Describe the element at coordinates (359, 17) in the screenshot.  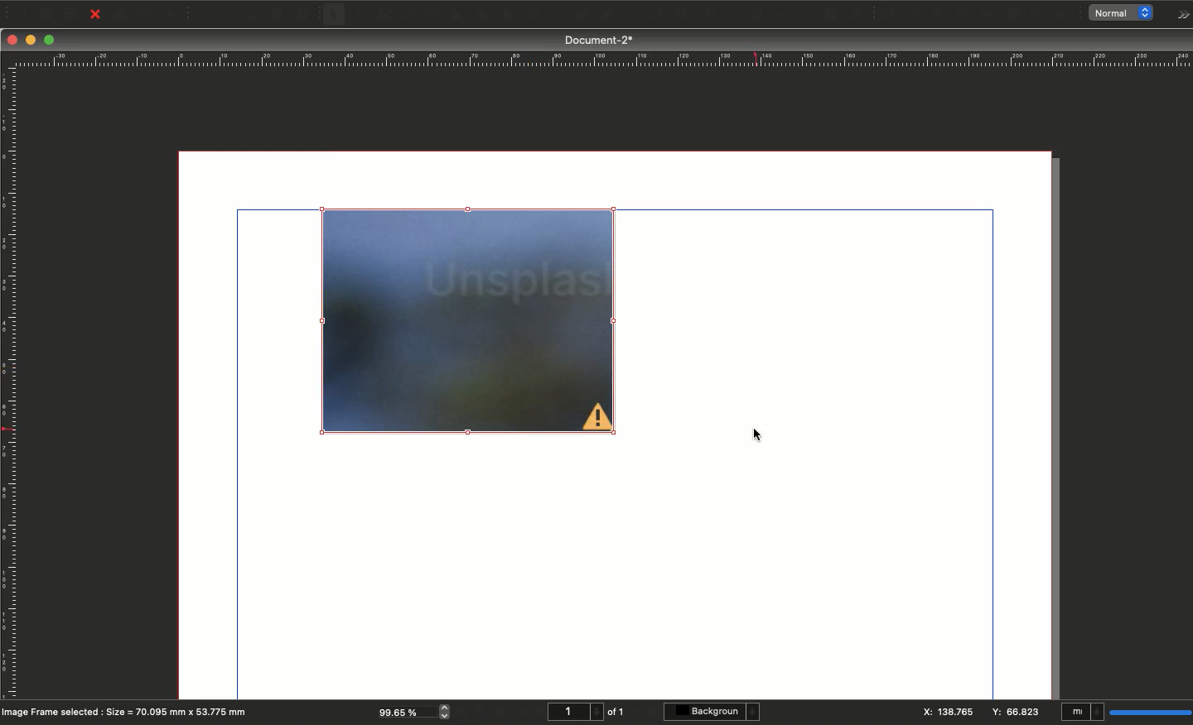
I see `Text frame` at that location.